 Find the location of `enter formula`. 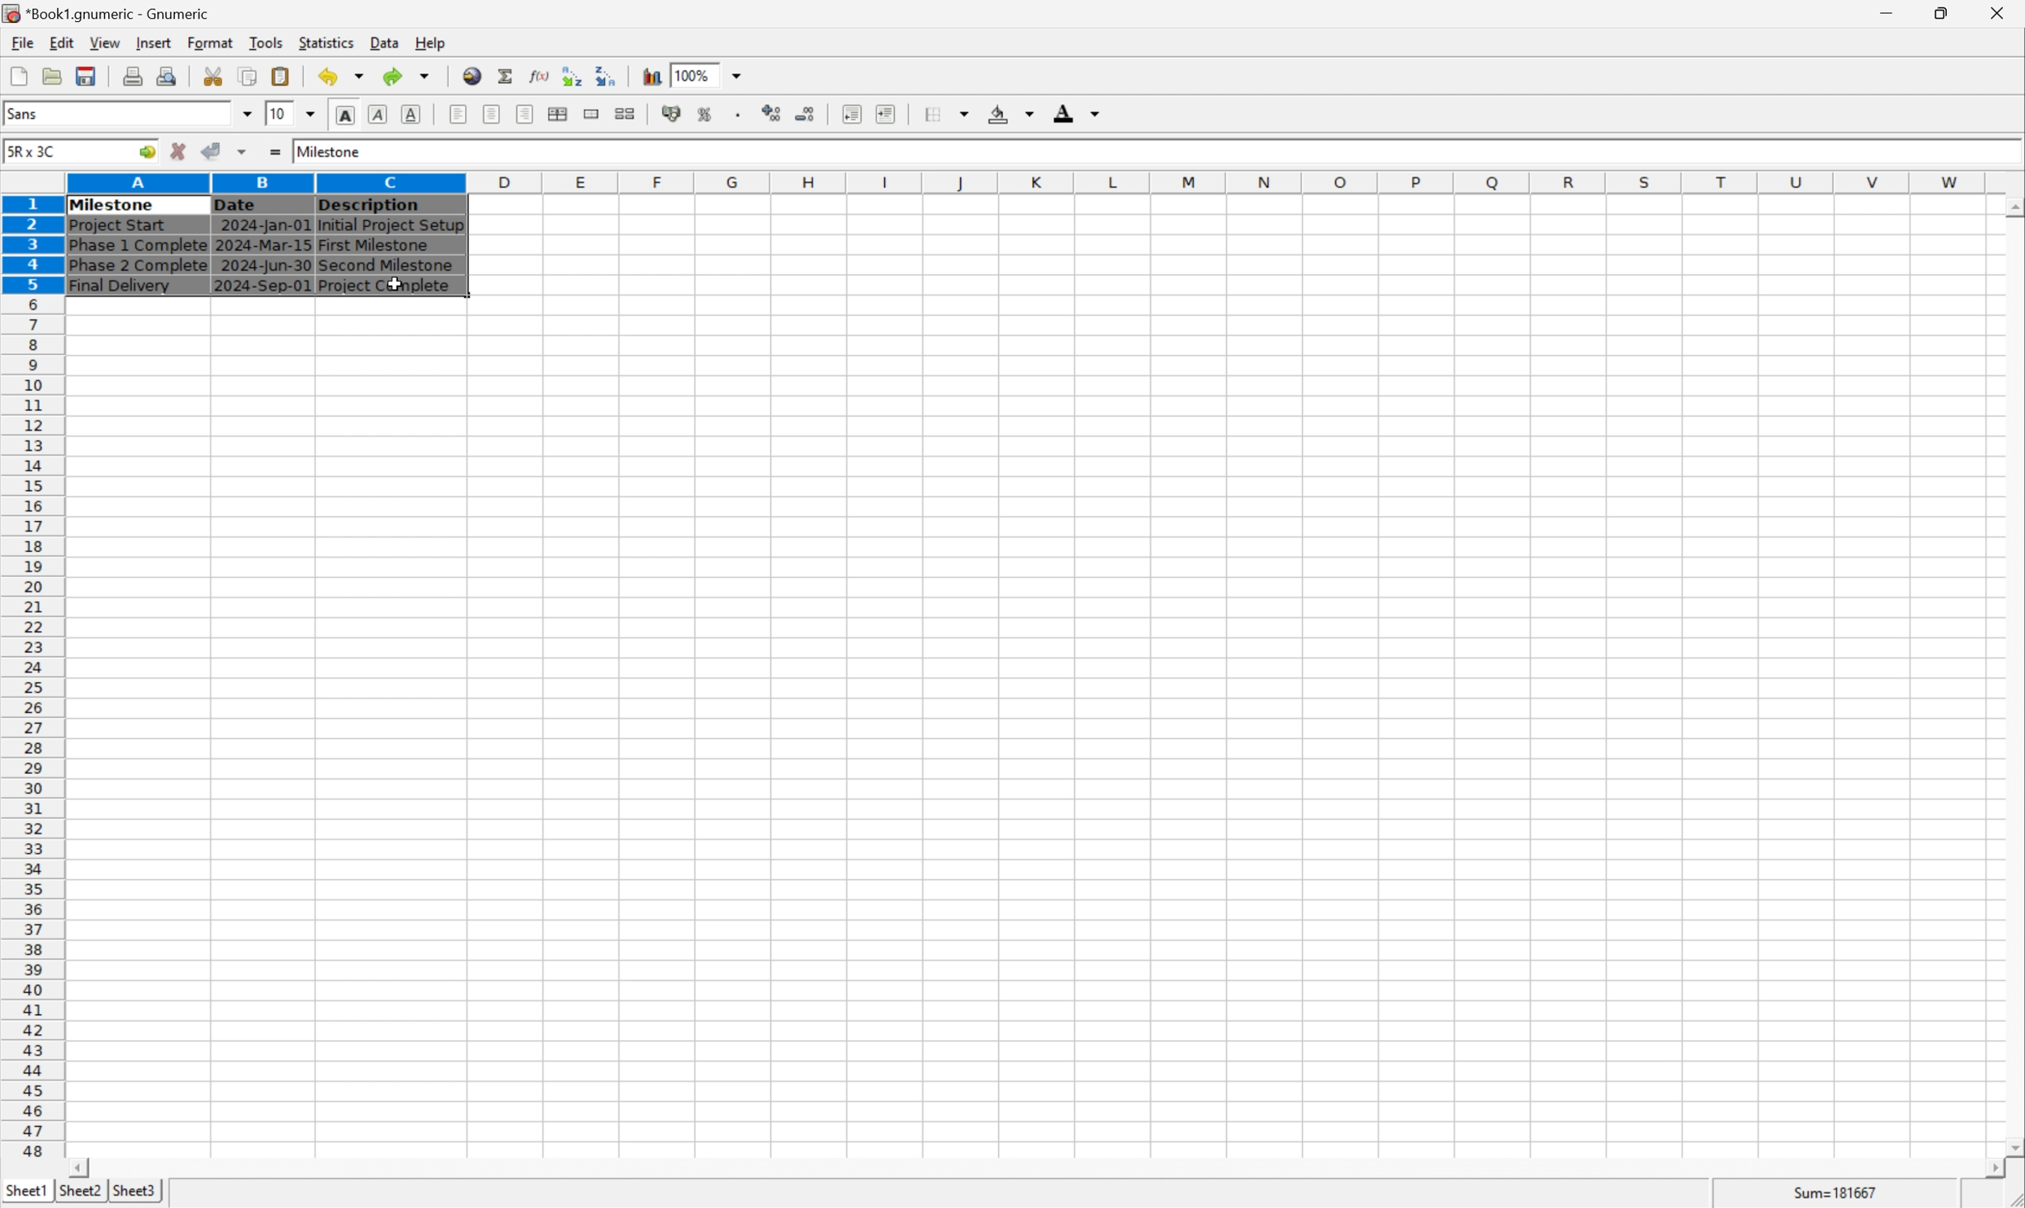

enter formula is located at coordinates (274, 152).